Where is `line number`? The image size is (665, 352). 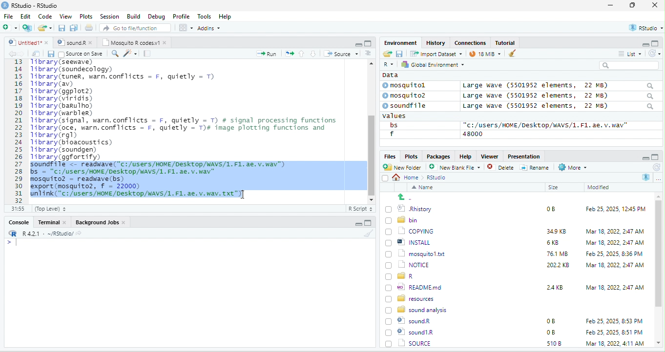 line number is located at coordinates (20, 131).